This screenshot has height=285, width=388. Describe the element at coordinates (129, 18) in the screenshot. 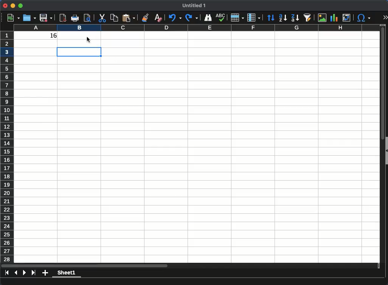

I see `paste` at that location.